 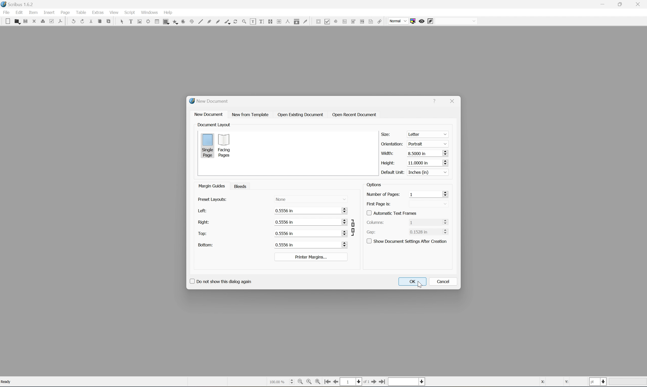 I want to click on open, so click(x=17, y=21).